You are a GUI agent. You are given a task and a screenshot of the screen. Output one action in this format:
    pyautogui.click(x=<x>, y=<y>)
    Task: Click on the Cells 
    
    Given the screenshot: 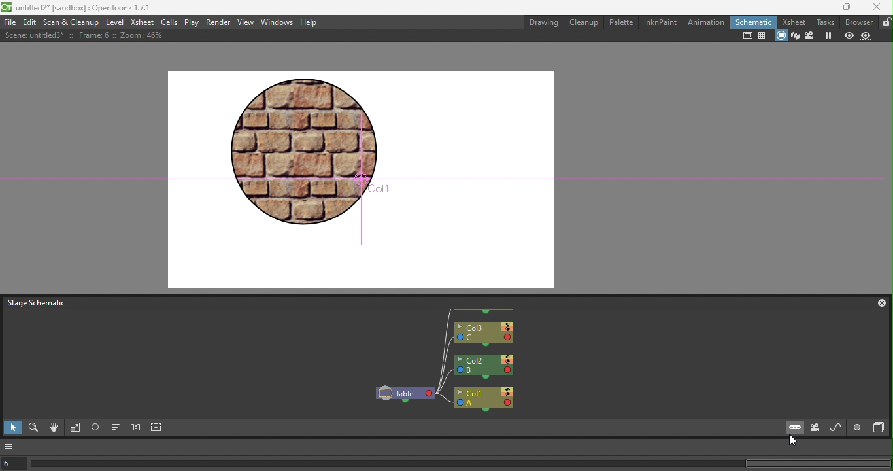 What is the action you would take?
    pyautogui.click(x=168, y=23)
    